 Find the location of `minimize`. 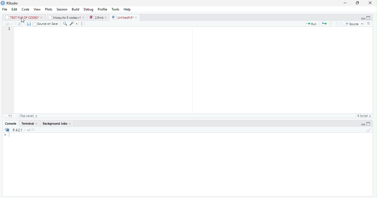

minimize is located at coordinates (363, 18).